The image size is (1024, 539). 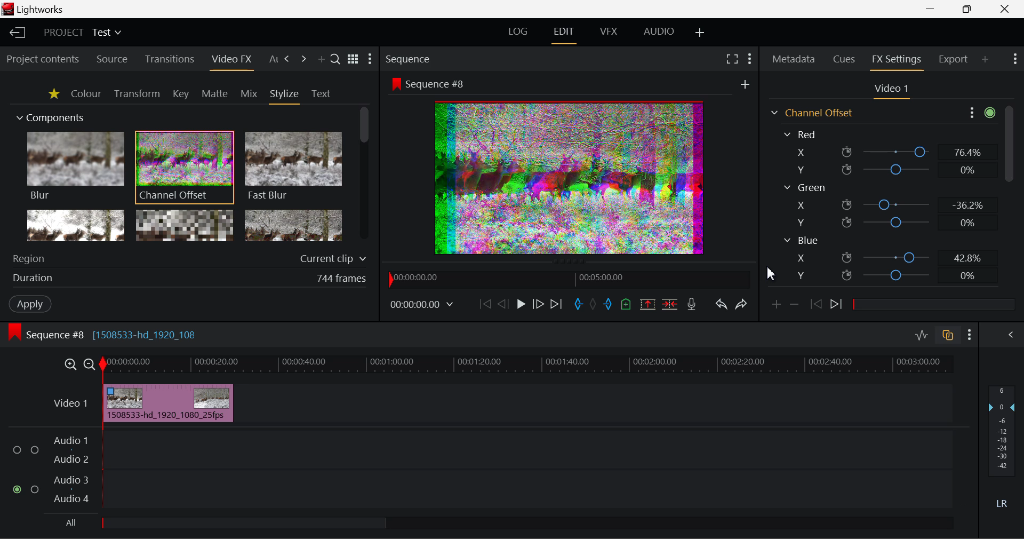 I want to click on Mark In, so click(x=579, y=305).